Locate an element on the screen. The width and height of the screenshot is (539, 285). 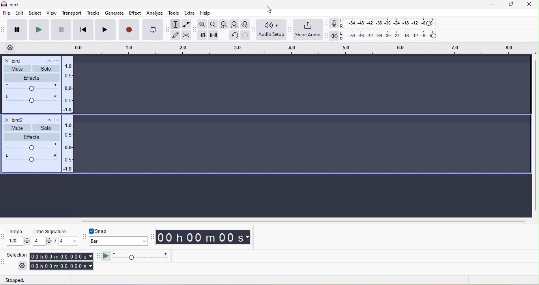
audacity audio setup toolbar is located at coordinates (253, 29).